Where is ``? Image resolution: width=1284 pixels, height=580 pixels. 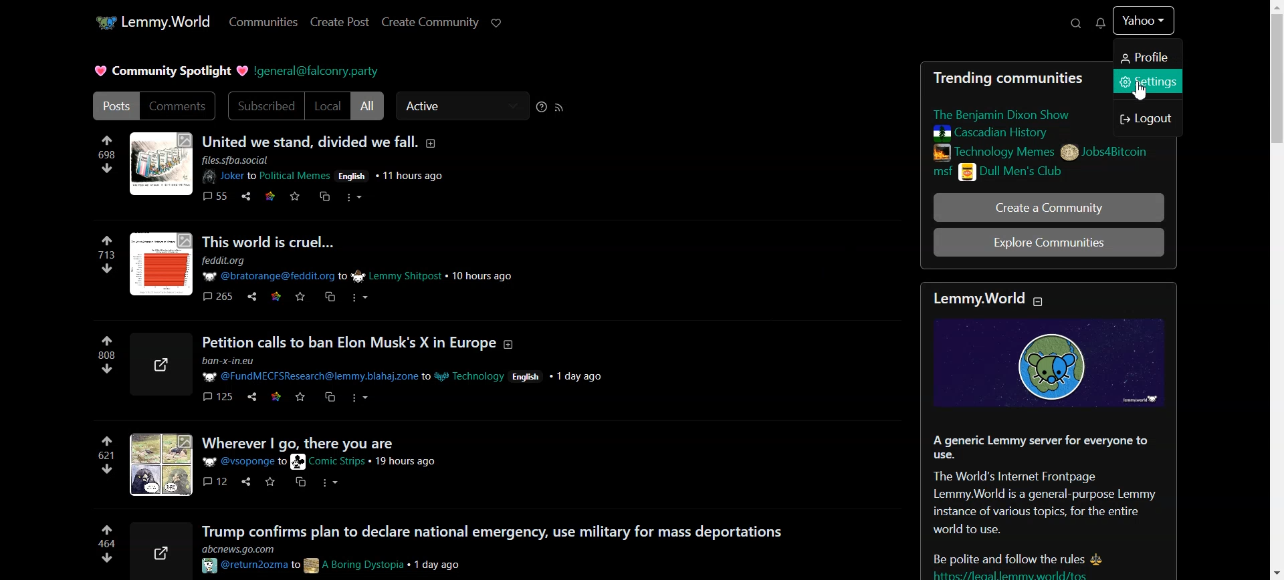
 is located at coordinates (409, 462).